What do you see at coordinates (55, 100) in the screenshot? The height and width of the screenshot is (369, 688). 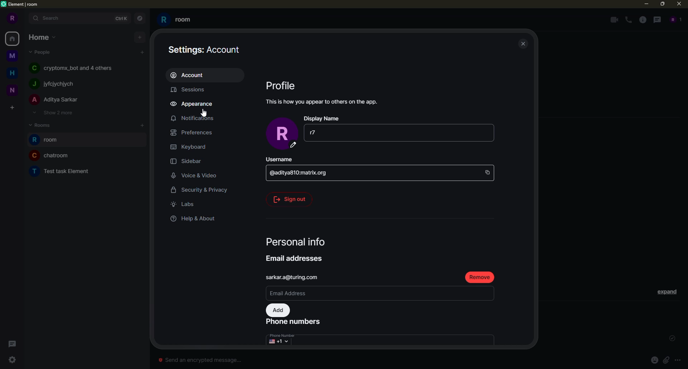 I see `people` at bounding box center [55, 100].